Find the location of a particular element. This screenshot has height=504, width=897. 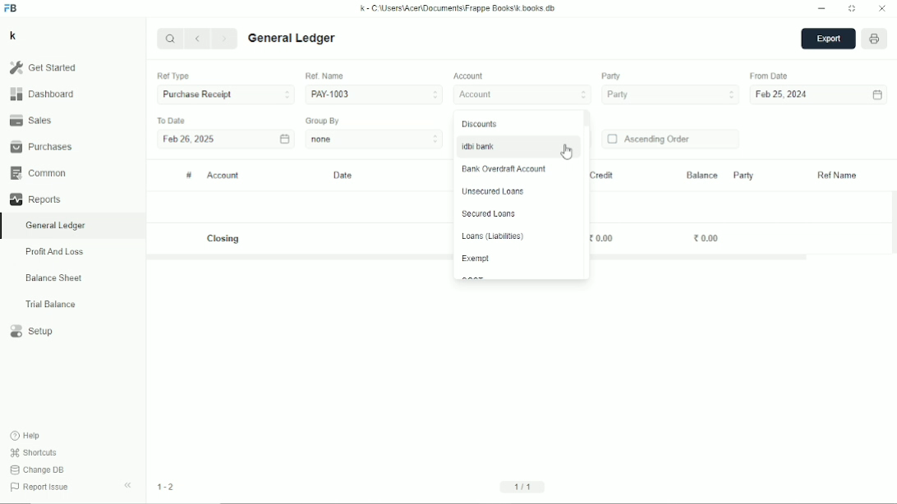

Secured loans is located at coordinates (488, 214).